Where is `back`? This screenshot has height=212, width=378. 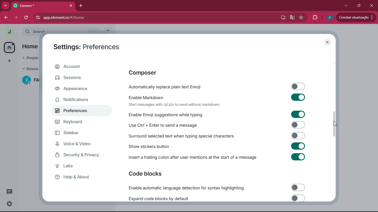 back is located at coordinates (6, 17).